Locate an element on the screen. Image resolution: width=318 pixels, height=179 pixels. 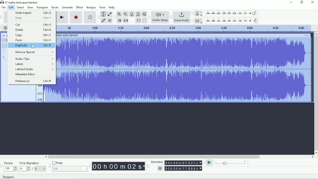
File is located at coordinates (3, 7).